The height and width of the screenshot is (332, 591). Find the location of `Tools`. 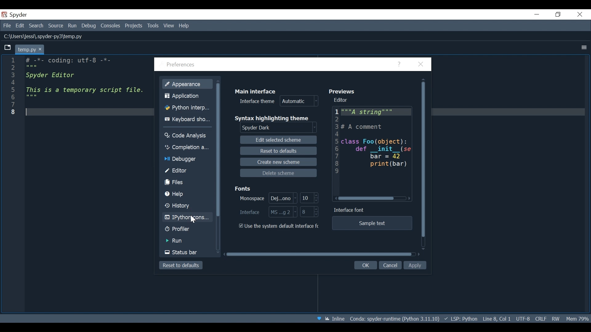

Tools is located at coordinates (153, 26).